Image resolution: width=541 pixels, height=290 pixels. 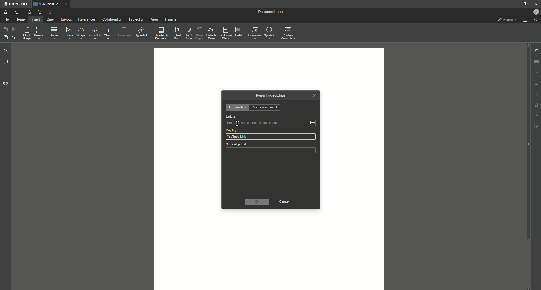 What do you see at coordinates (254, 33) in the screenshot?
I see `Equation` at bounding box center [254, 33].